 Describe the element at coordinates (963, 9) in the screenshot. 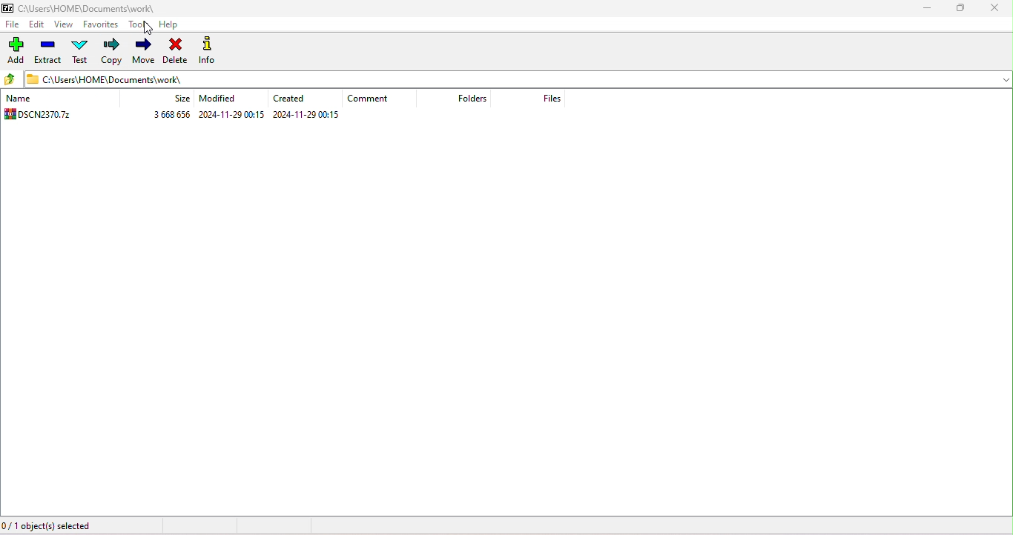

I see `maximize` at that location.